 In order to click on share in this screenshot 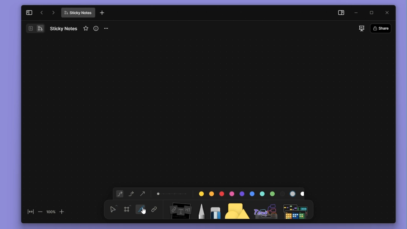, I will do `click(383, 28)`.